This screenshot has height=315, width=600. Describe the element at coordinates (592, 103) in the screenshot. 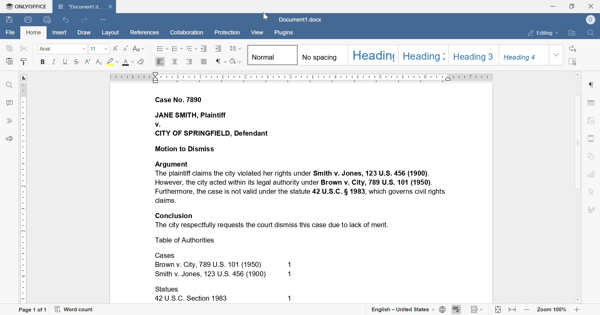

I see `table settings` at that location.